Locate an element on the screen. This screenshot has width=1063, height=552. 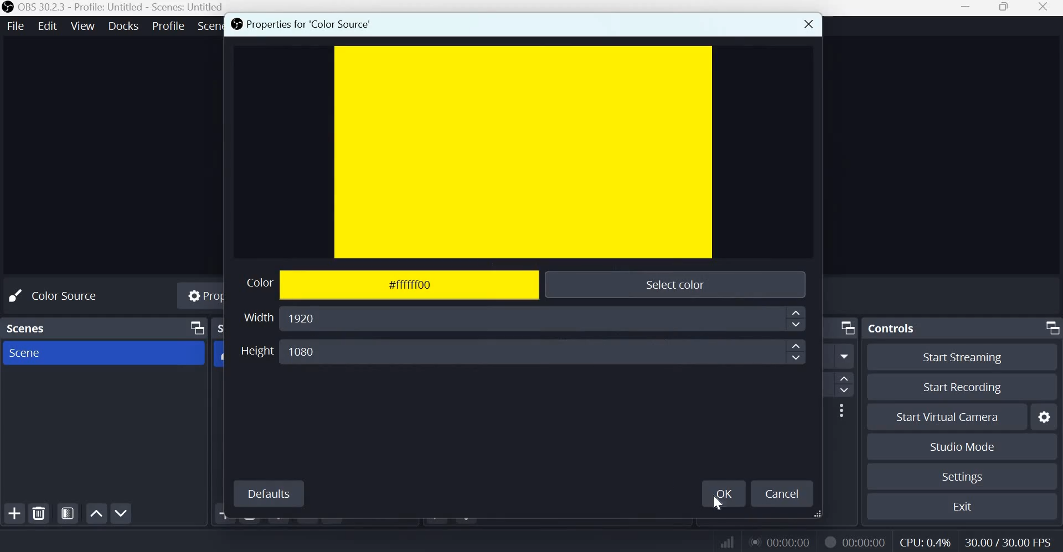
color changed is located at coordinates (411, 285).